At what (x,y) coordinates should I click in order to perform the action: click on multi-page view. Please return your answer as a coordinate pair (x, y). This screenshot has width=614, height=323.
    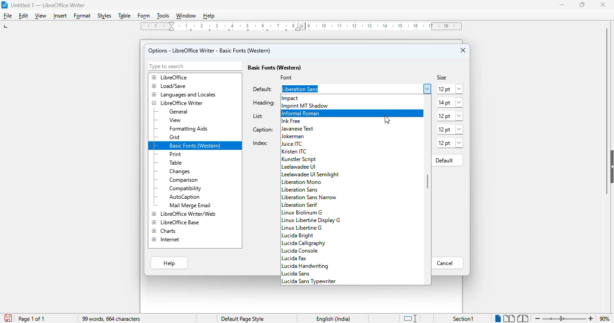
    Looking at the image, I should click on (509, 319).